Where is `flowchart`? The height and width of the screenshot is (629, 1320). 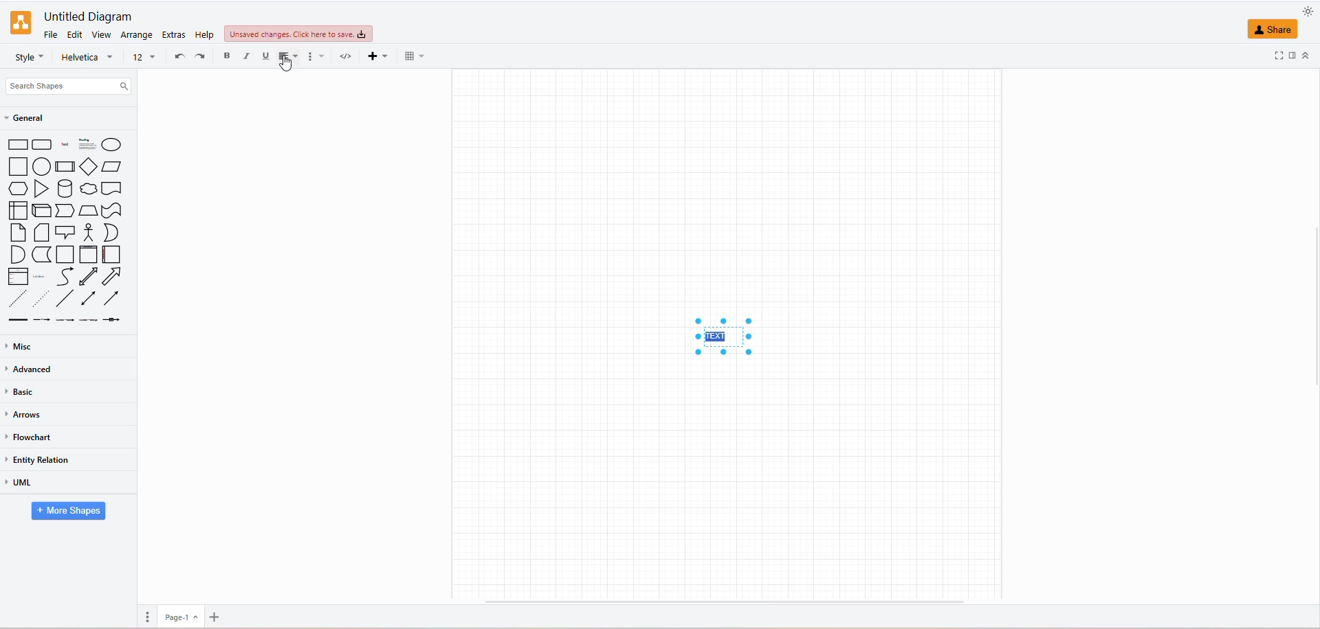 flowchart is located at coordinates (31, 437).